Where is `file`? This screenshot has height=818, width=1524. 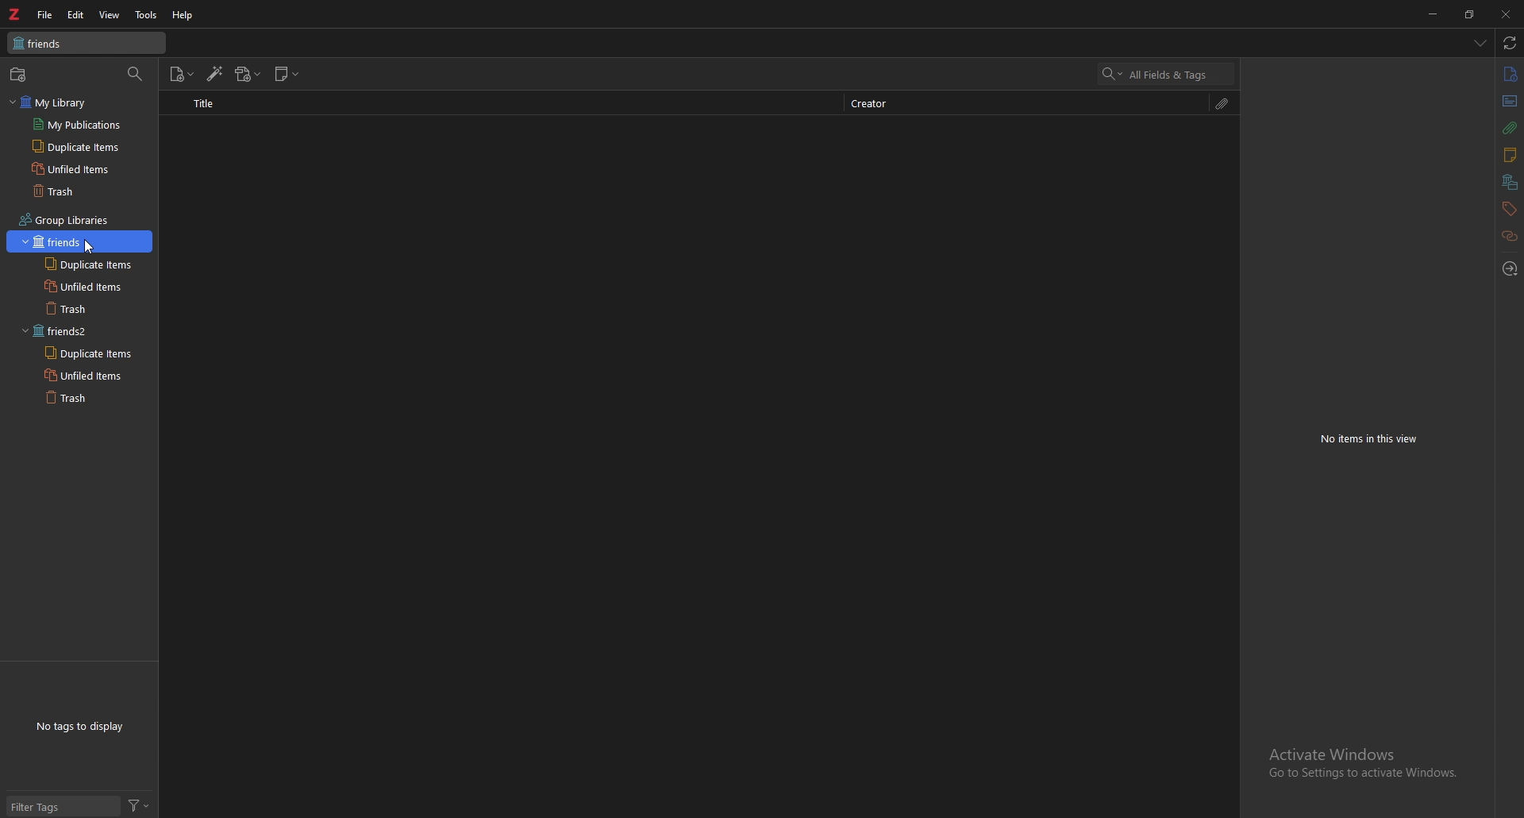
file is located at coordinates (45, 15).